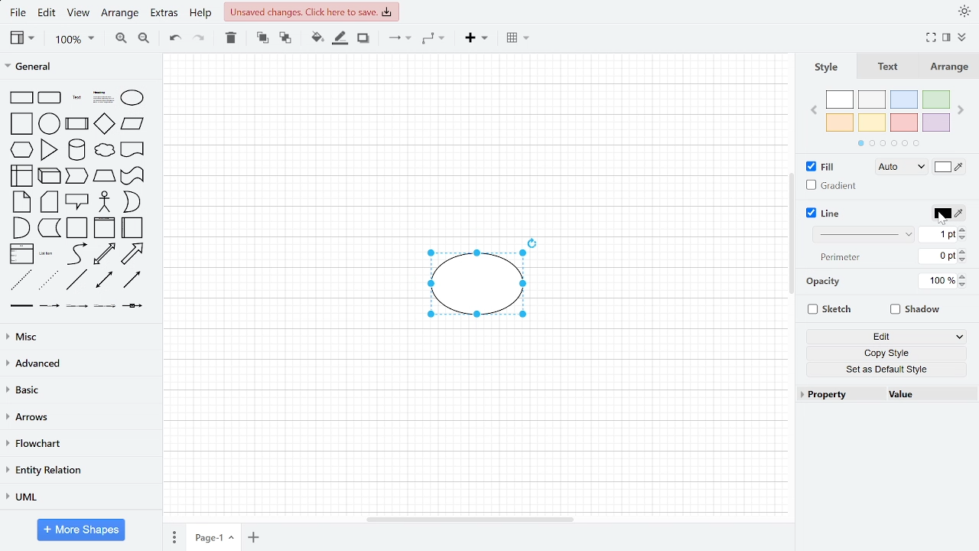 Image resolution: width=979 pixels, height=551 pixels. Describe the element at coordinates (286, 38) in the screenshot. I see `to back` at that location.